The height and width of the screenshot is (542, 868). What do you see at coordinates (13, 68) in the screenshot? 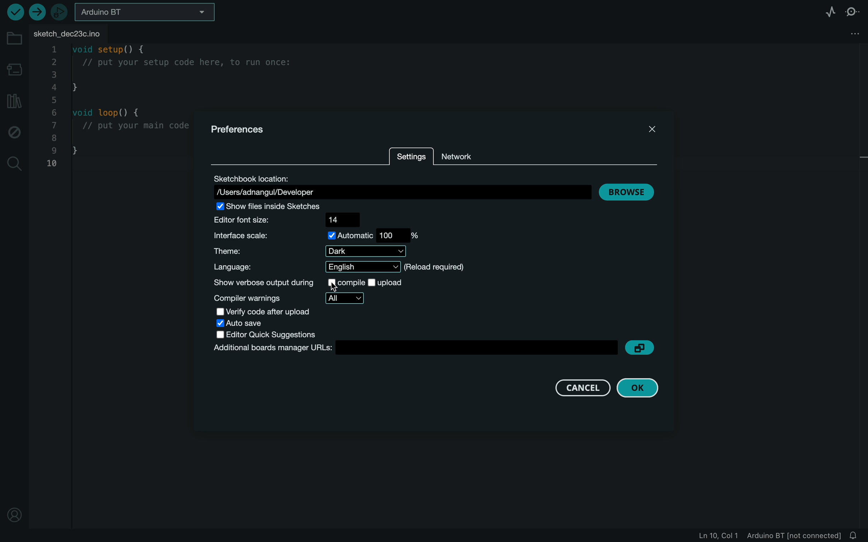
I see `board manager` at bounding box center [13, 68].